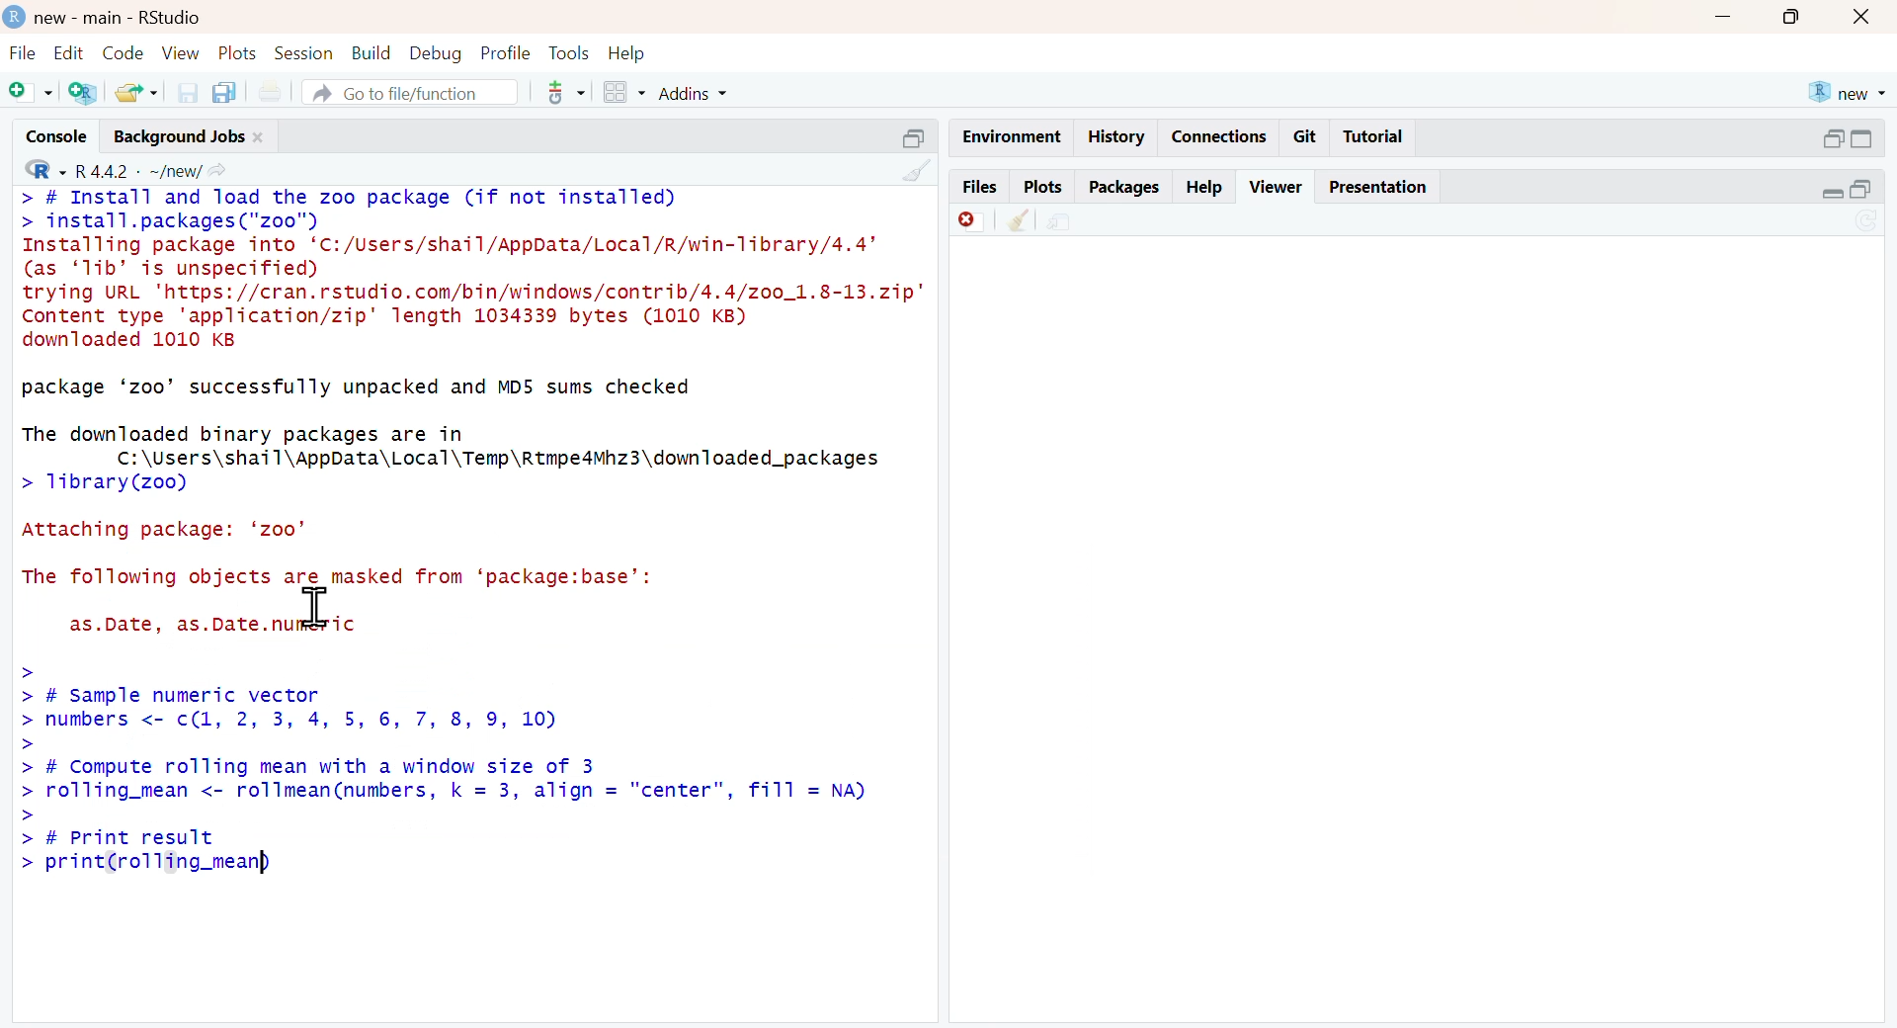 The height and width of the screenshot is (1028, 1897). What do you see at coordinates (273, 91) in the screenshot?
I see `print` at bounding box center [273, 91].